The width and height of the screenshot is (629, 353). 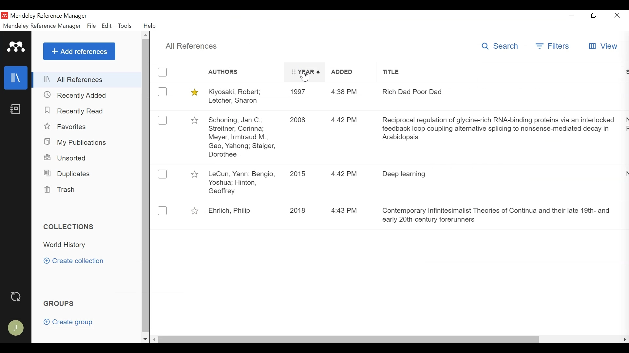 I want to click on Create Collection, so click(x=76, y=261).